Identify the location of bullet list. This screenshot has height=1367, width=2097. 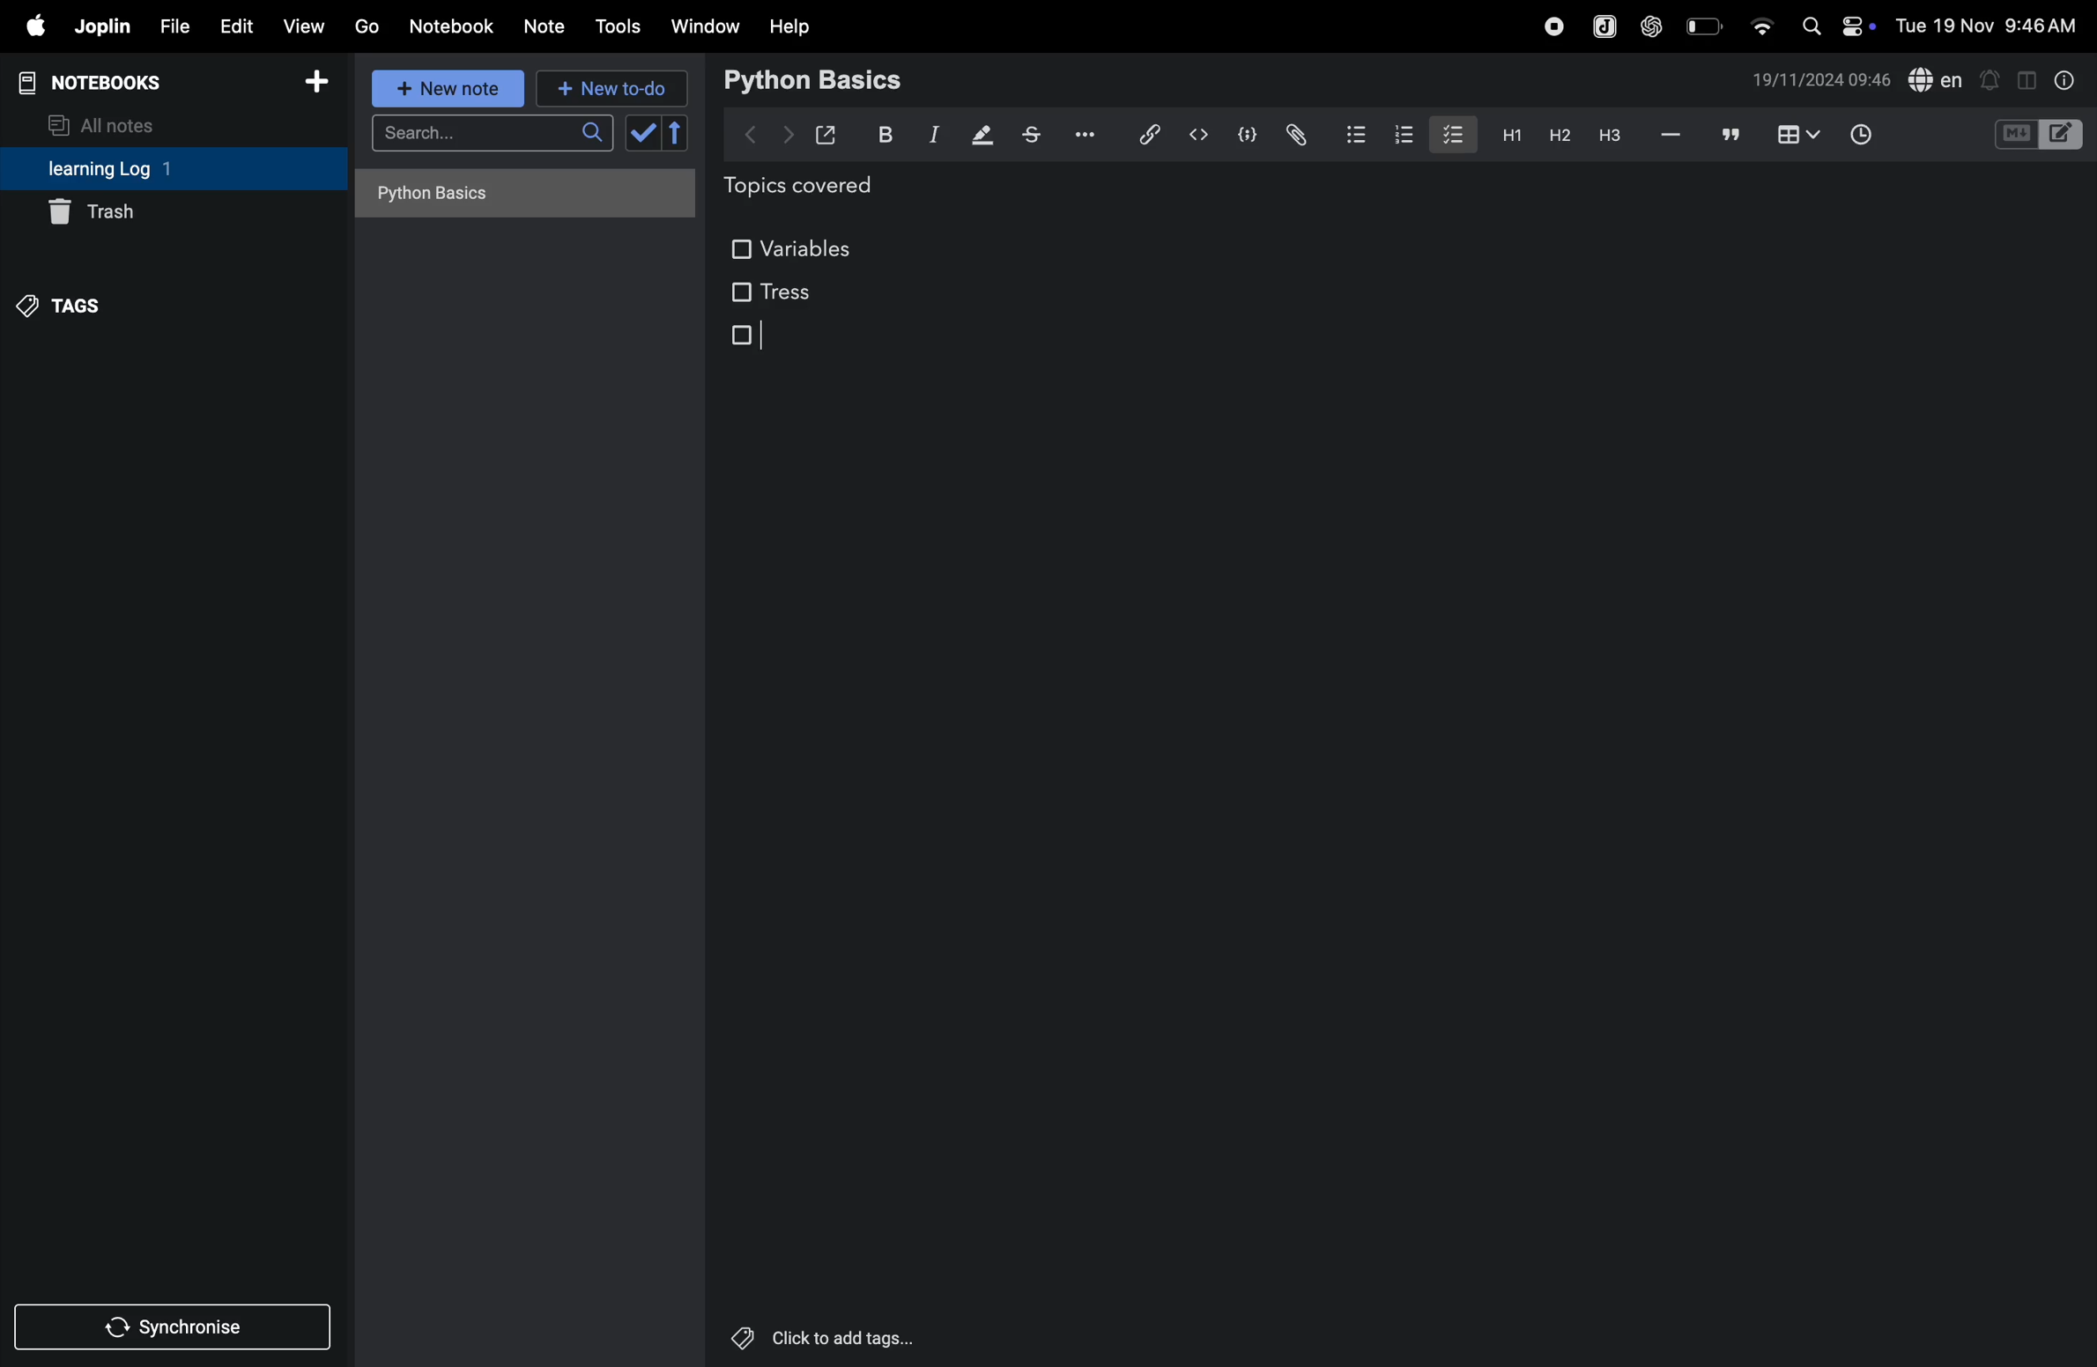
(1354, 131).